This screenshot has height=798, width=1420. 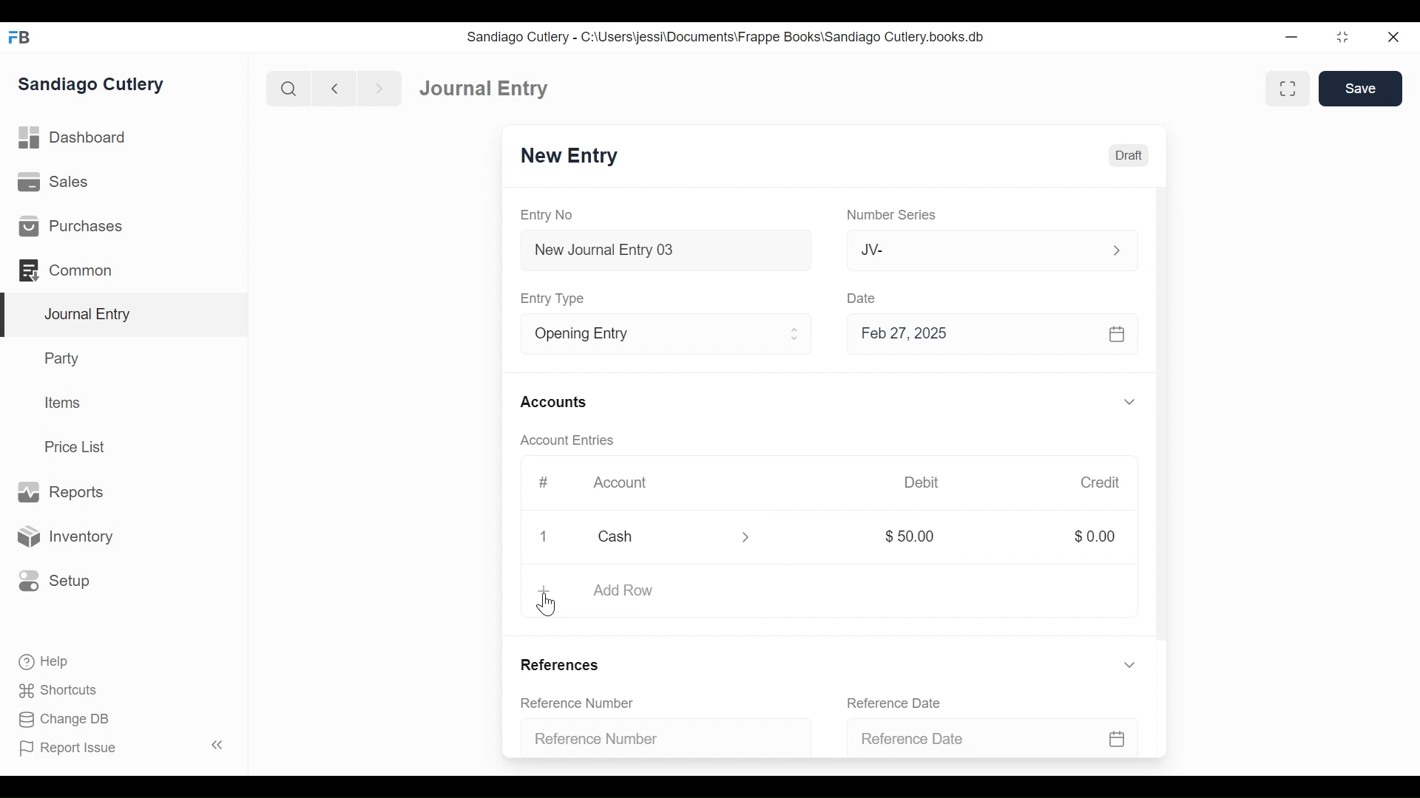 What do you see at coordinates (1362, 89) in the screenshot?
I see `Save` at bounding box center [1362, 89].